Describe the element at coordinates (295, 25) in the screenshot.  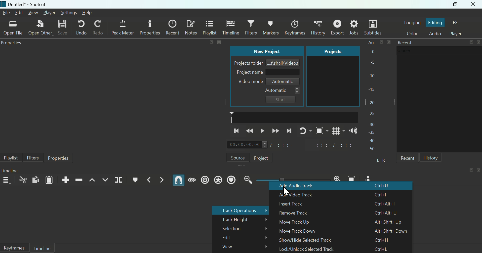
I see `Markers` at that location.